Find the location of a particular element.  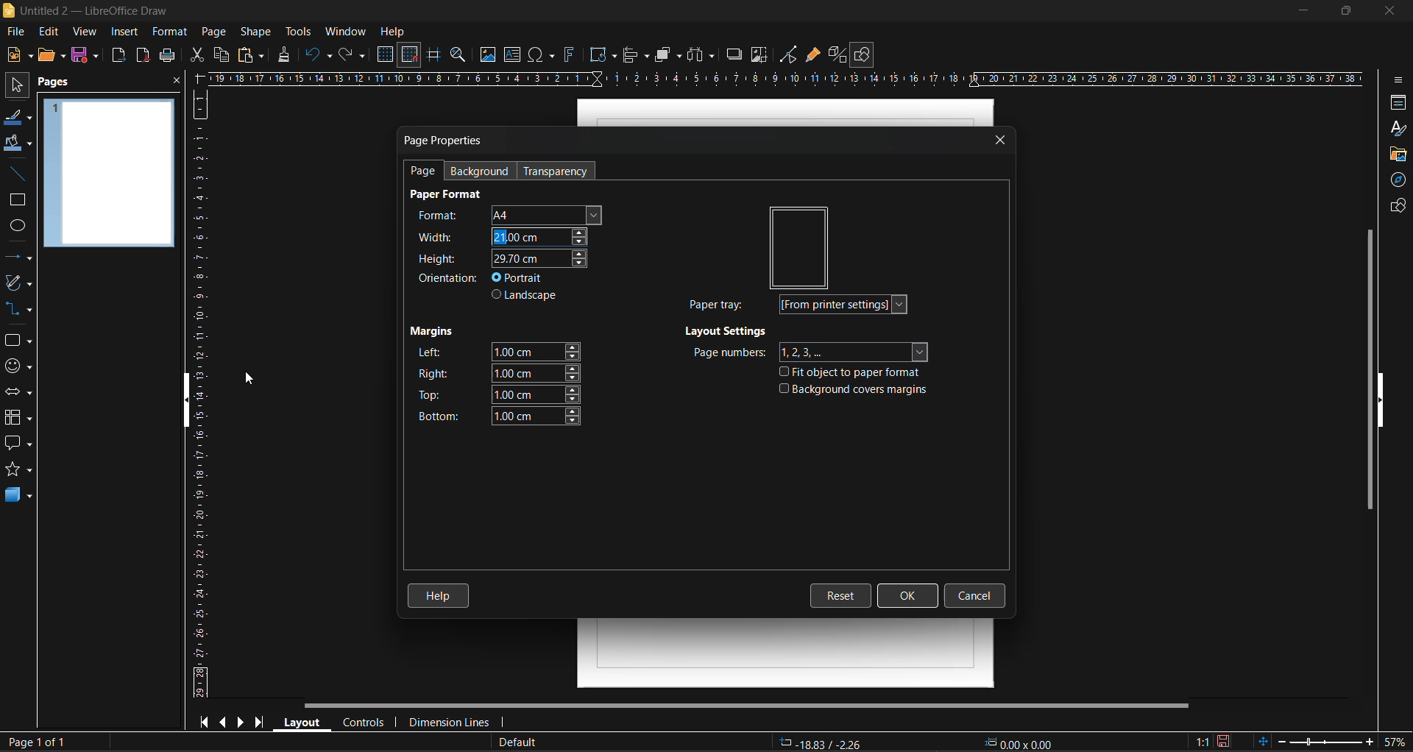

ok is located at coordinates (908, 593).